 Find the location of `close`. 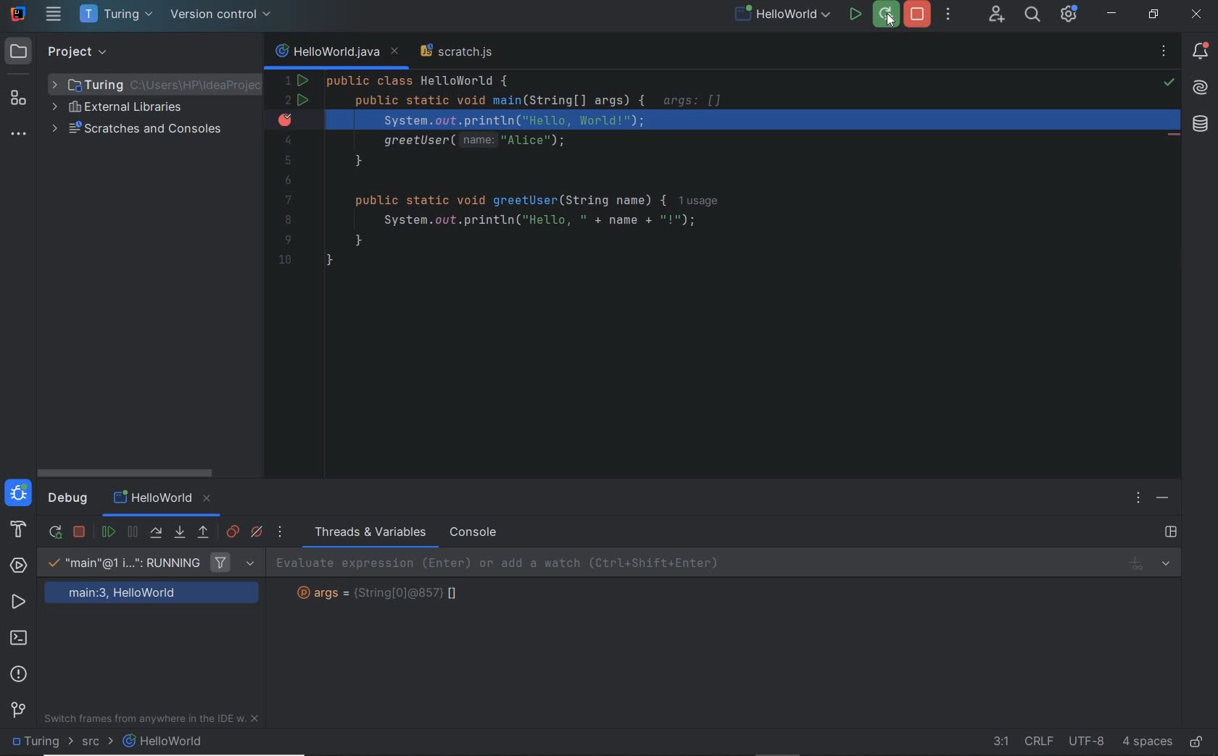

close is located at coordinates (1198, 16).